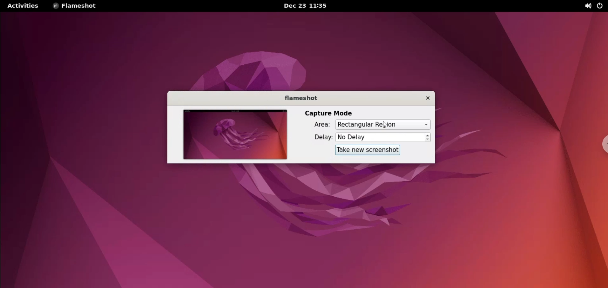 This screenshot has height=288, width=608. I want to click on close, so click(426, 99).